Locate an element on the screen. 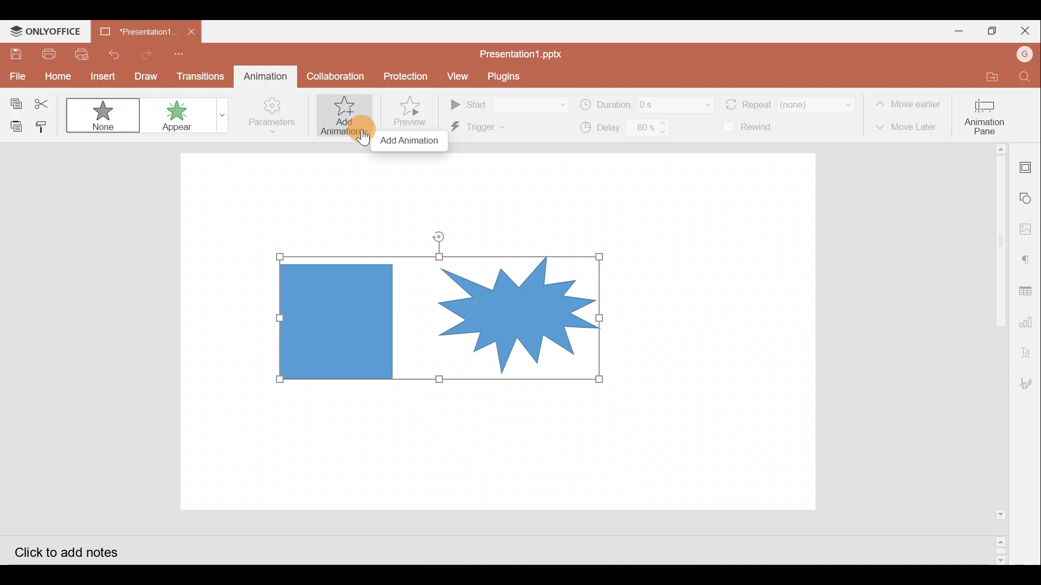 The width and height of the screenshot is (1041, 585). Save is located at coordinates (16, 54).